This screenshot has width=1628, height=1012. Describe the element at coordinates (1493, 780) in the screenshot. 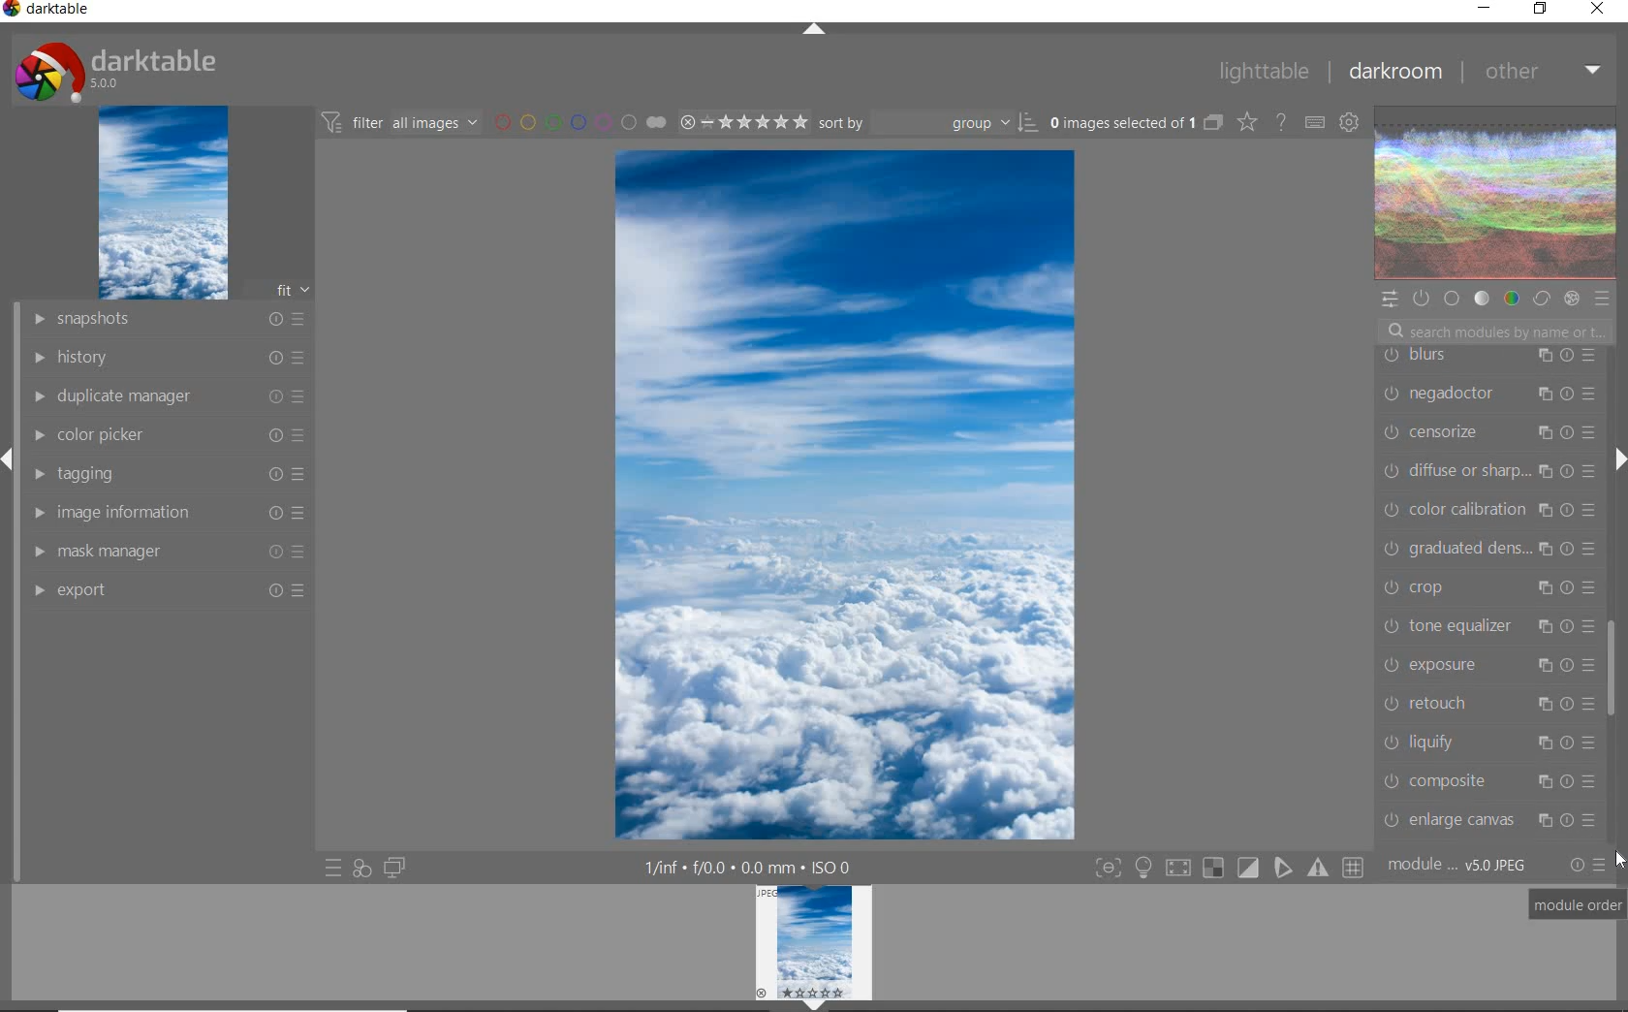

I see `composite` at that location.